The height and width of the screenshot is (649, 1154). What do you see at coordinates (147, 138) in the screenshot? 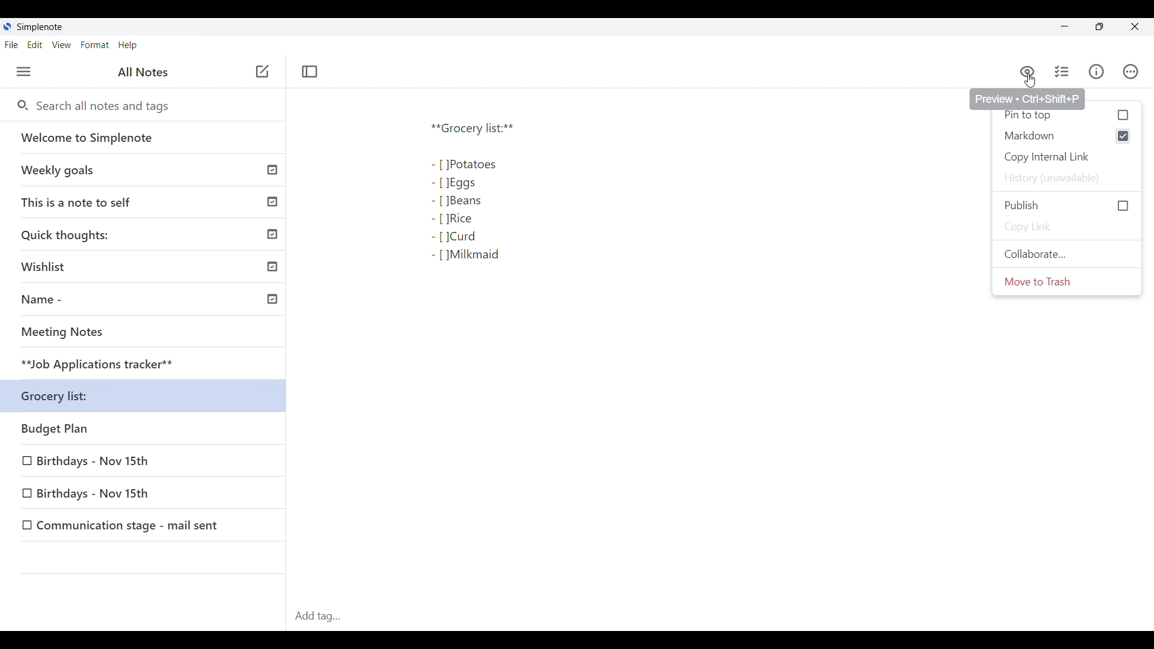
I see `Welcome to Simplenote` at bounding box center [147, 138].